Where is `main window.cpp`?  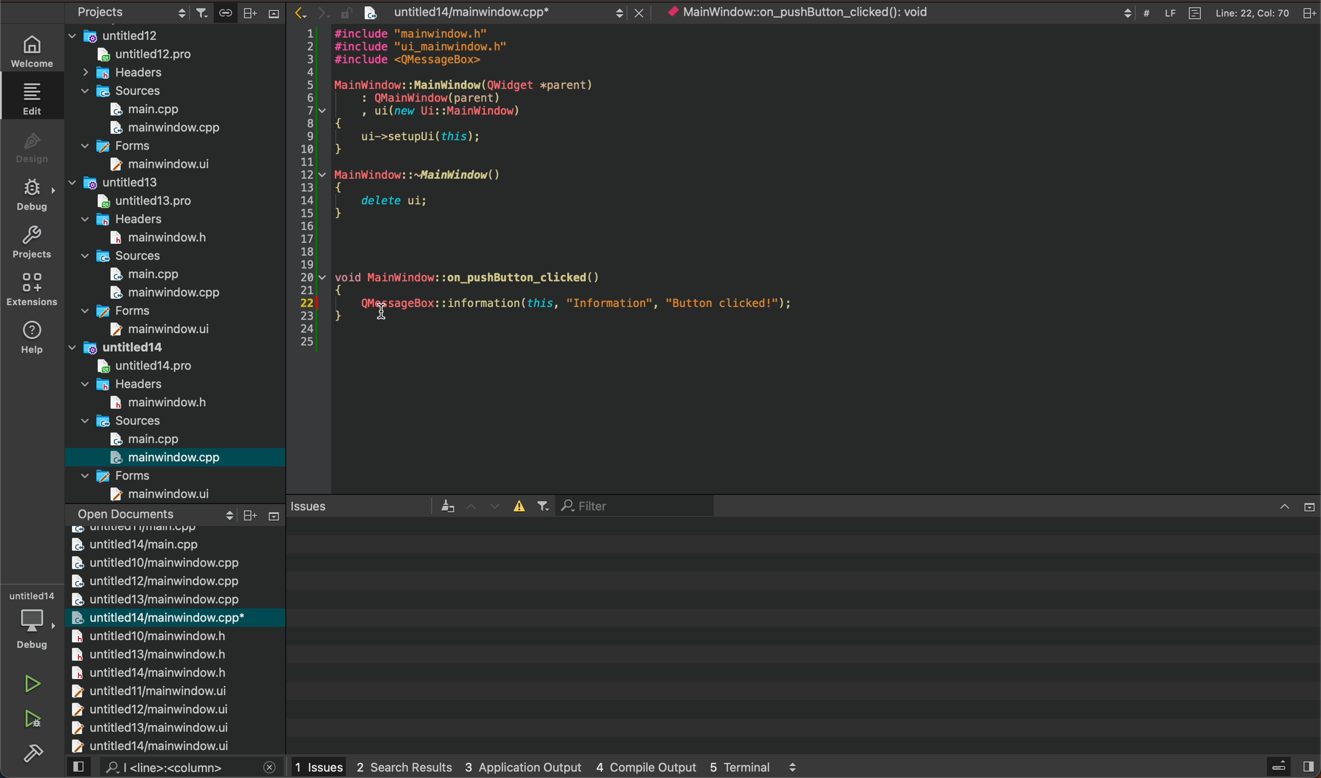 main window.cpp is located at coordinates (167, 457).